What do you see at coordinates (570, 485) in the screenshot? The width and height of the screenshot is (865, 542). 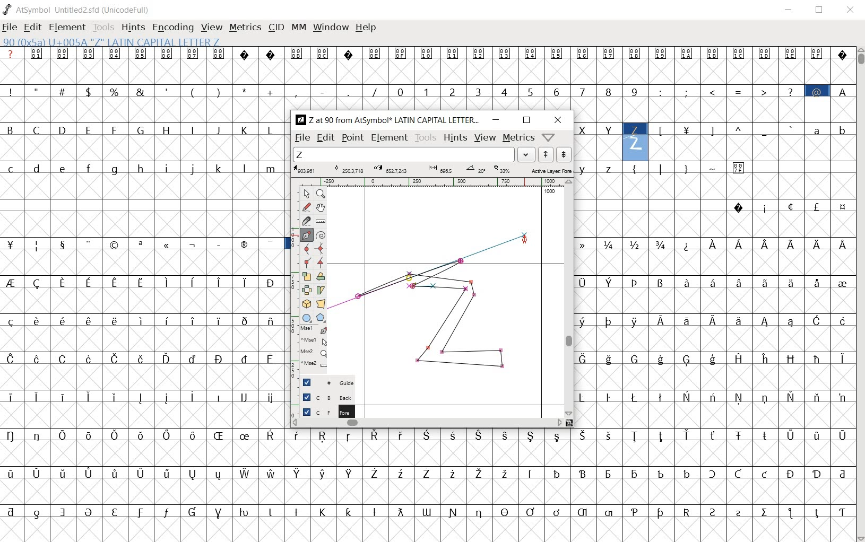 I see `glyph characters` at bounding box center [570, 485].